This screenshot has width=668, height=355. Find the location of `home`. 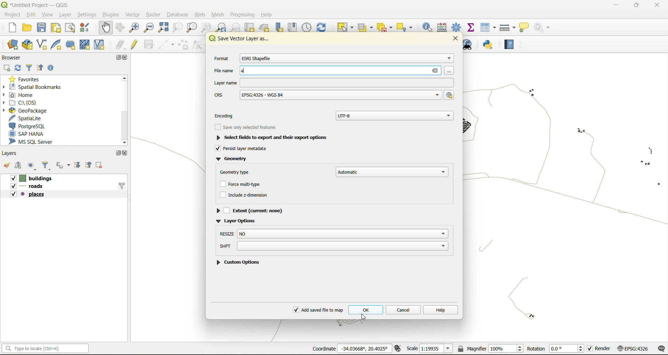

home is located at coordinates (26, 93).